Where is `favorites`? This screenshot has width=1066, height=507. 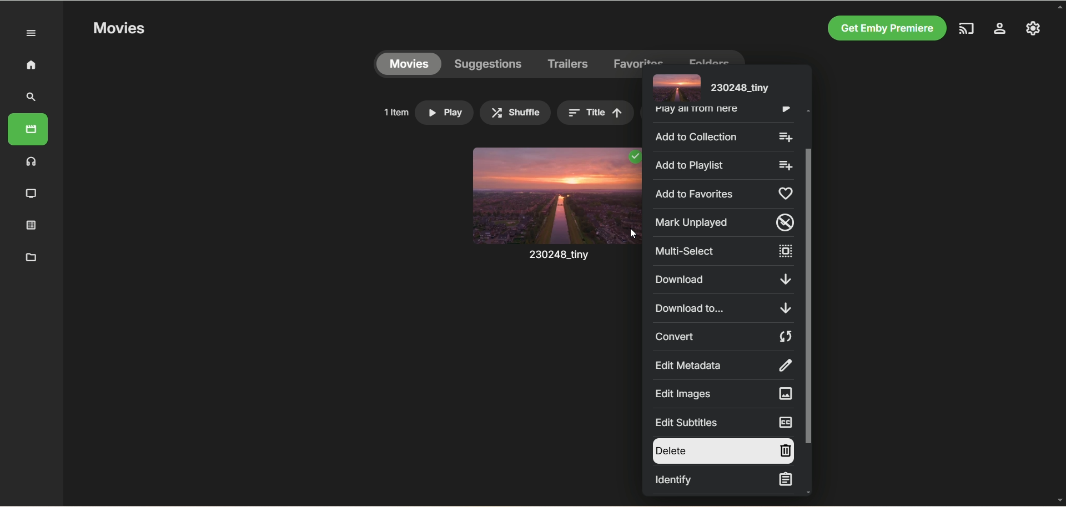
favorites is located at coordinates (639, 57).